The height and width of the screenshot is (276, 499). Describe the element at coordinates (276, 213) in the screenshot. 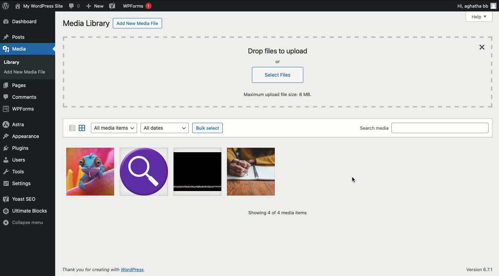

I see `Showing 4 of 4 media items` at that location.